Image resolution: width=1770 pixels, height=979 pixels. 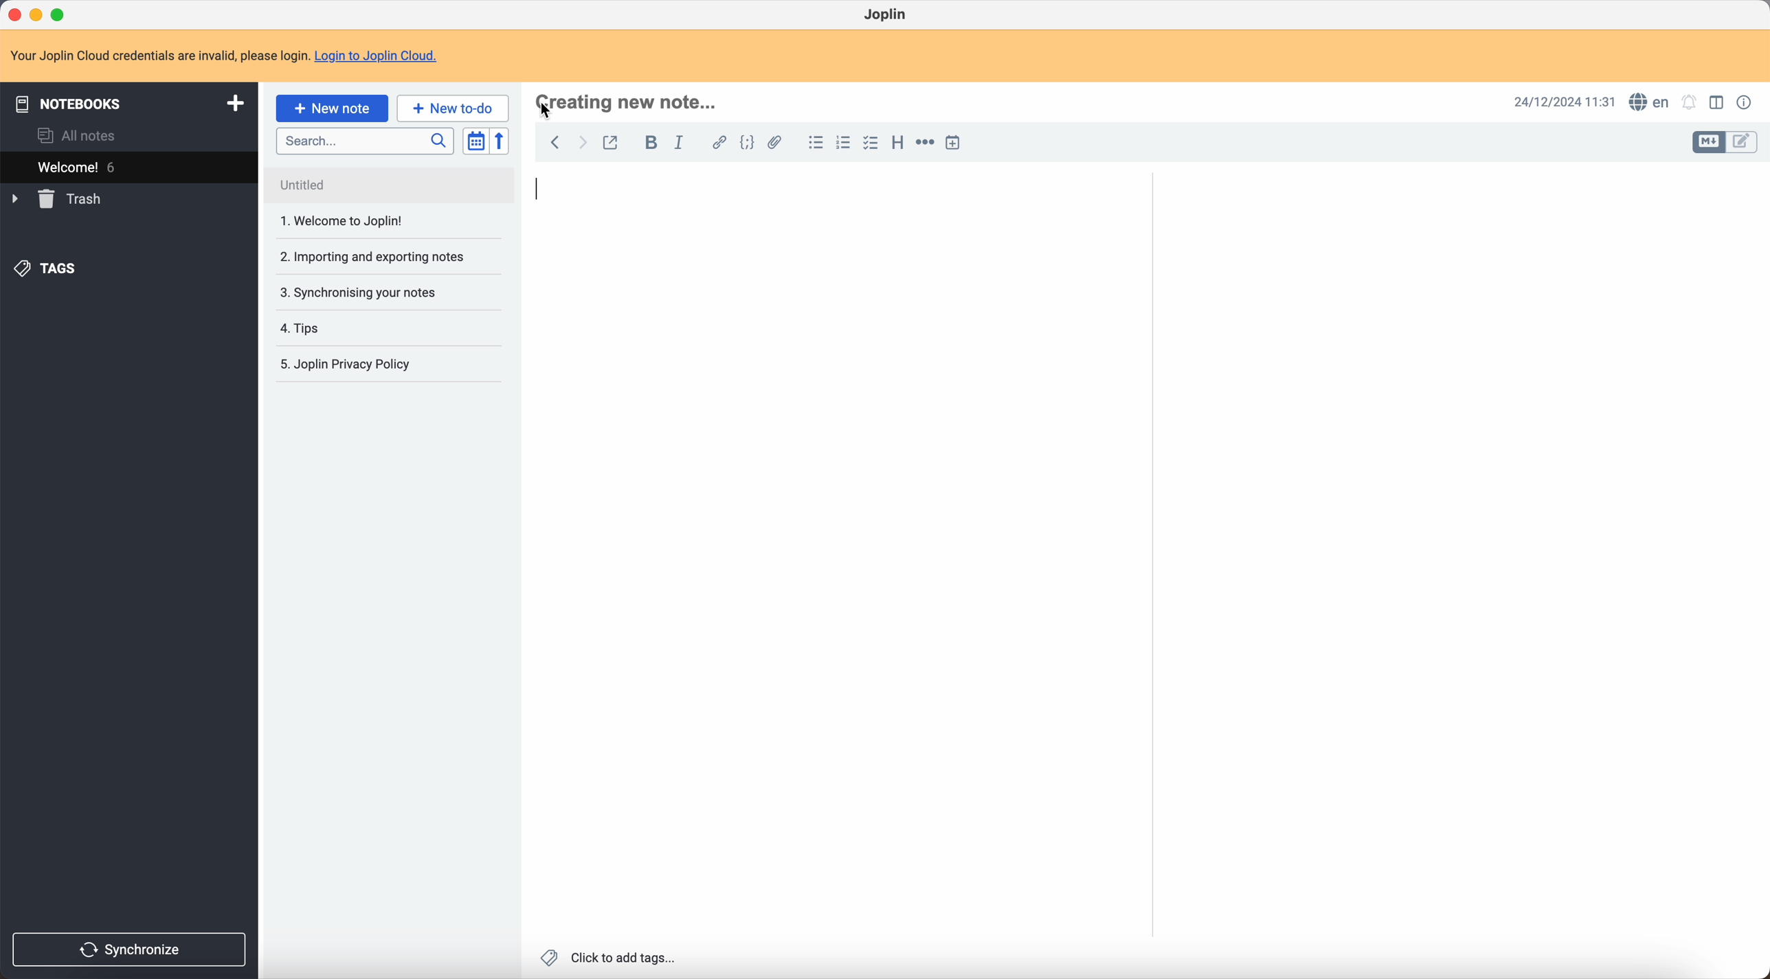 I want to click on spell checker, so click(x=1648, y=103).